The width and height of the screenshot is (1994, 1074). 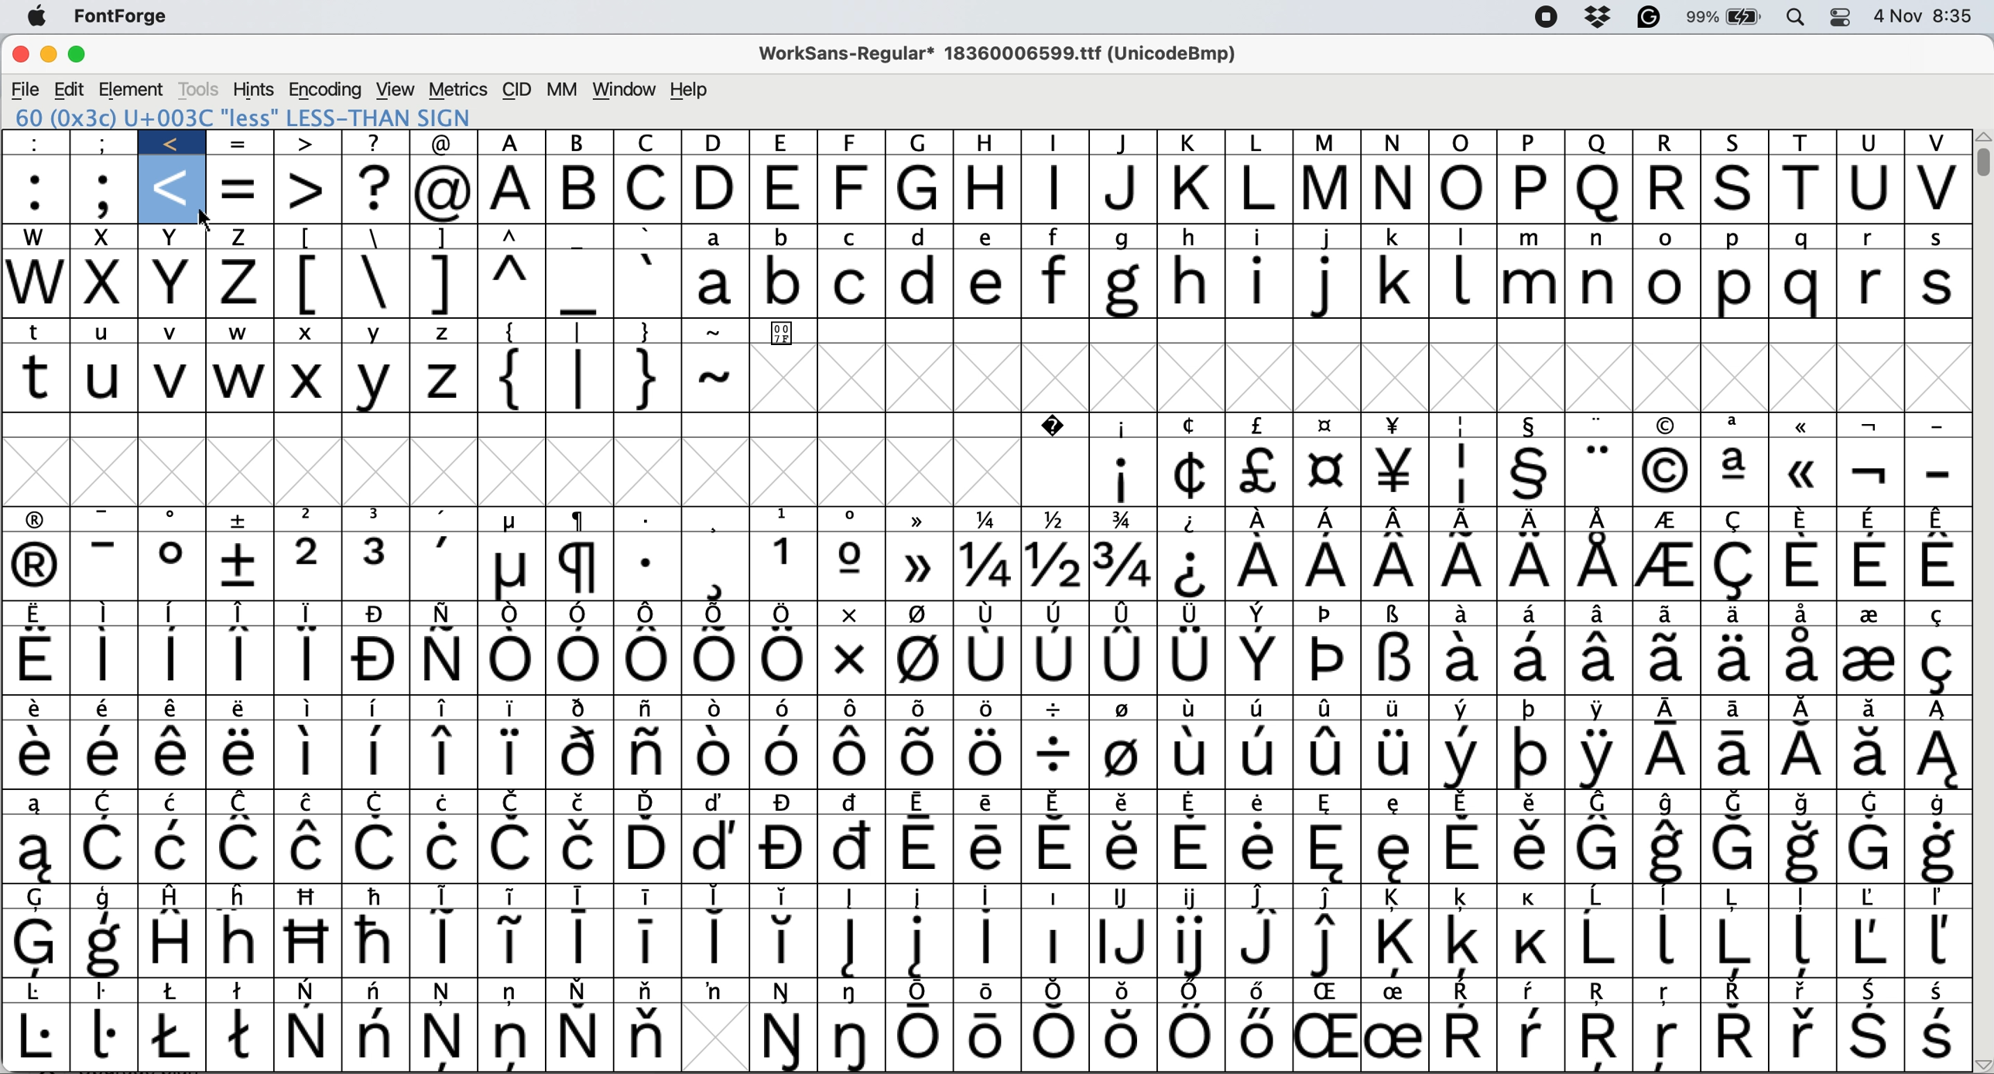 I want to click on p, so click(x=1734, y=239).